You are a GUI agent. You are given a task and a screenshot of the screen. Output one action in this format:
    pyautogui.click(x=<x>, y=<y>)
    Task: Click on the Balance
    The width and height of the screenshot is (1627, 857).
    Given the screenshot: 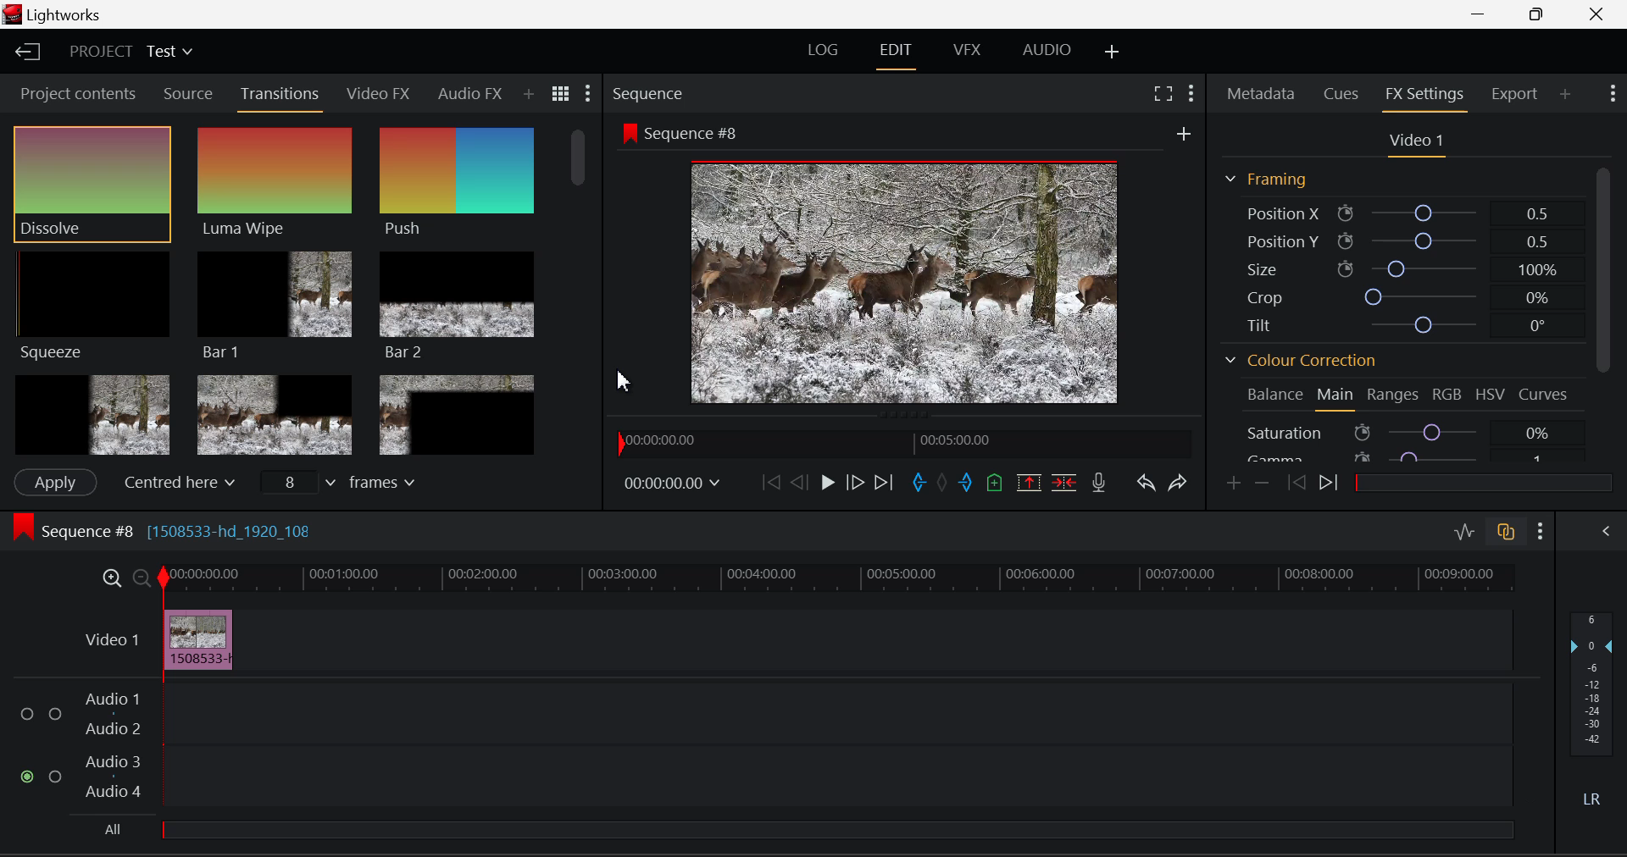 What is the action you would take?
    pyautogui.click(x=1276, y=395)
    